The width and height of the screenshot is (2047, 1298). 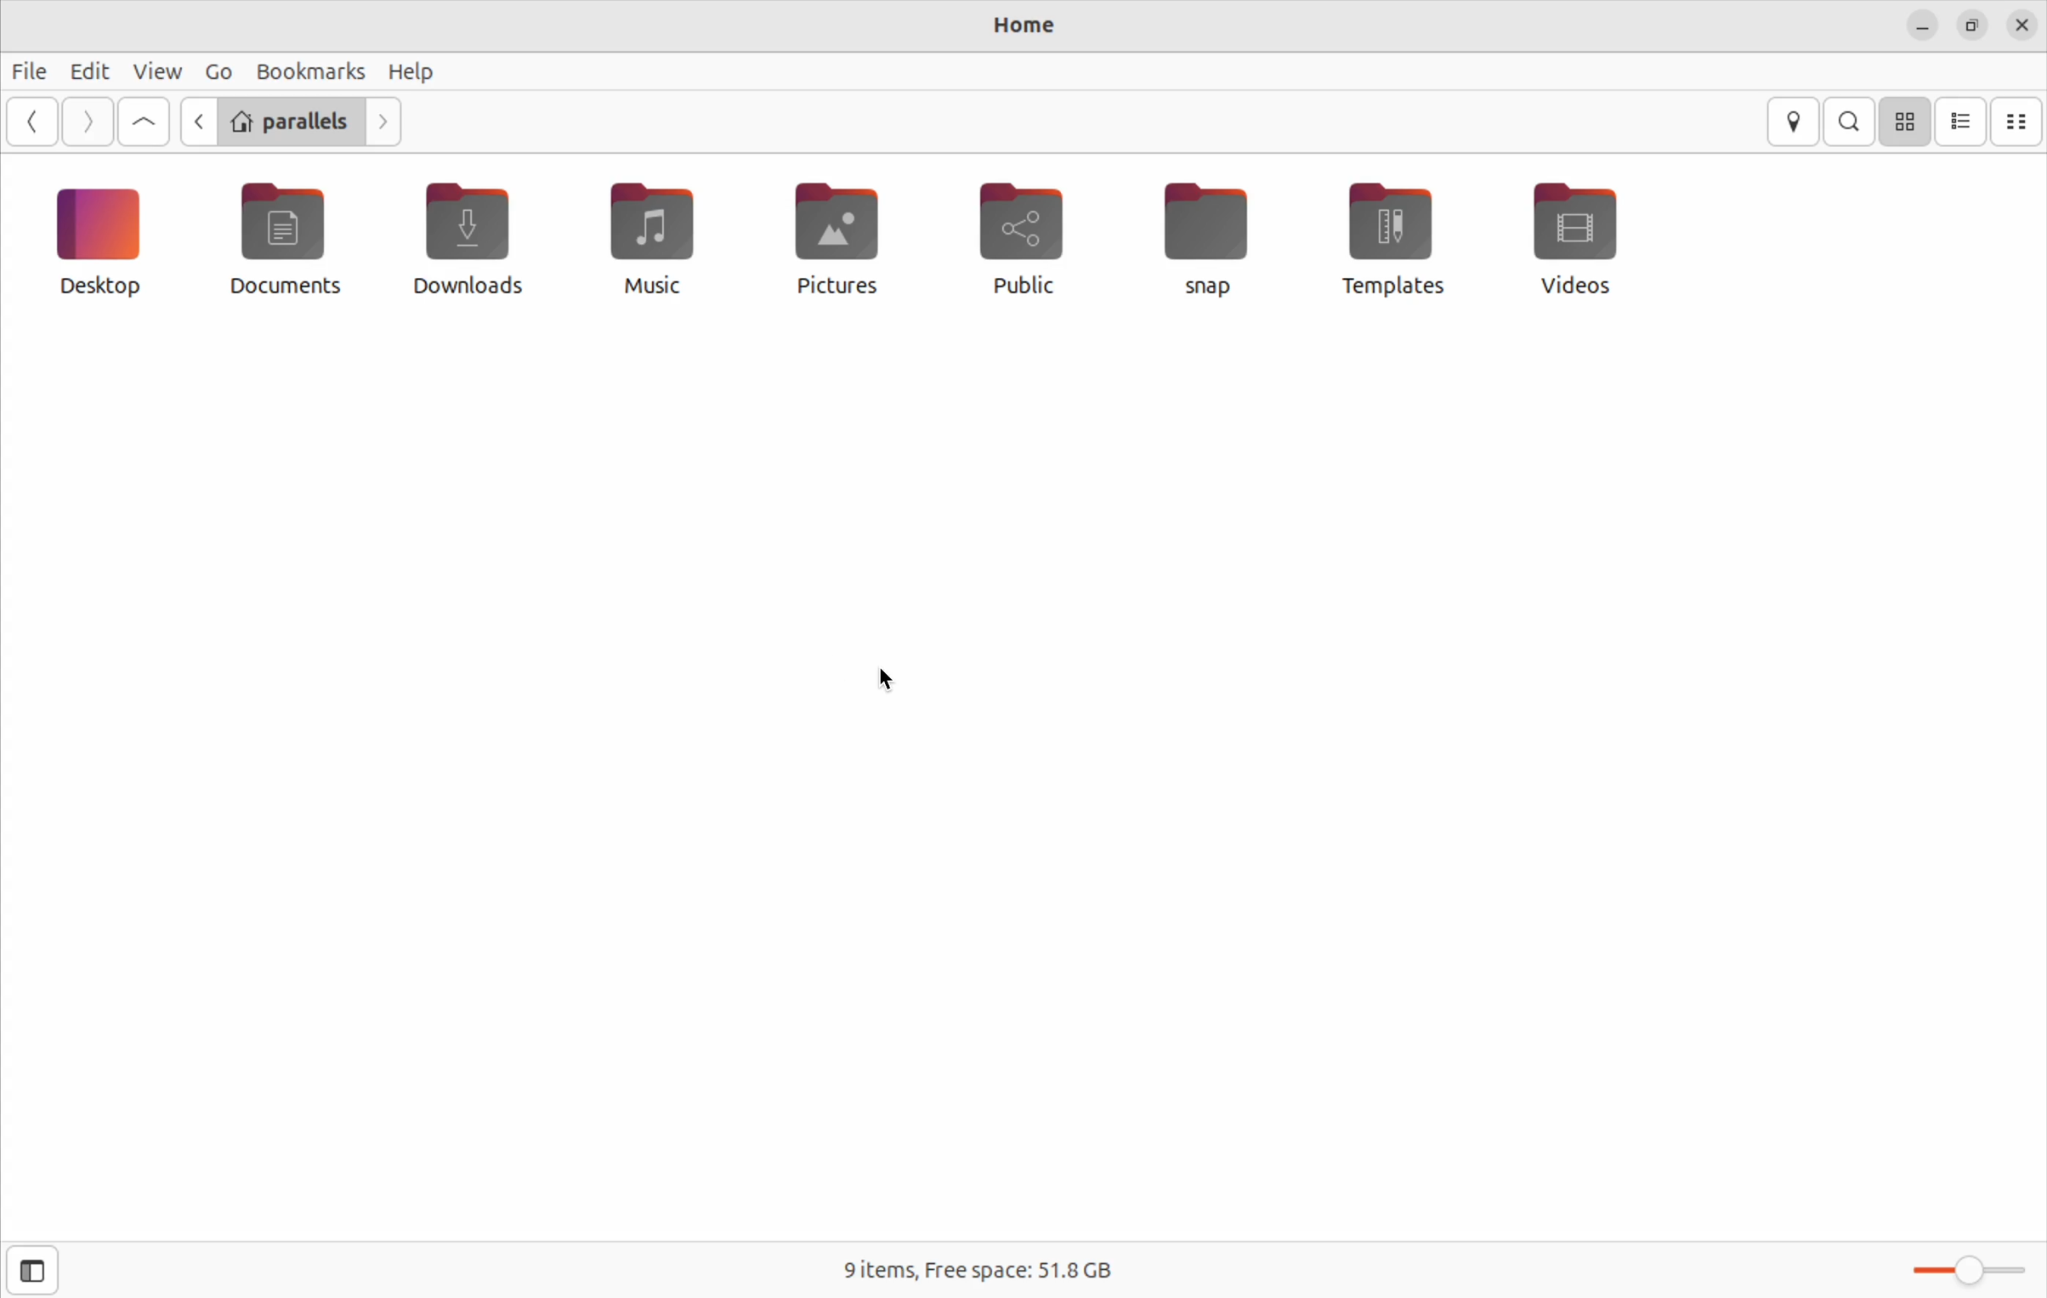 What do you see at coordinates (818, 241) in the screenshot?
I see `pictures` at bounding box center [818, 241].